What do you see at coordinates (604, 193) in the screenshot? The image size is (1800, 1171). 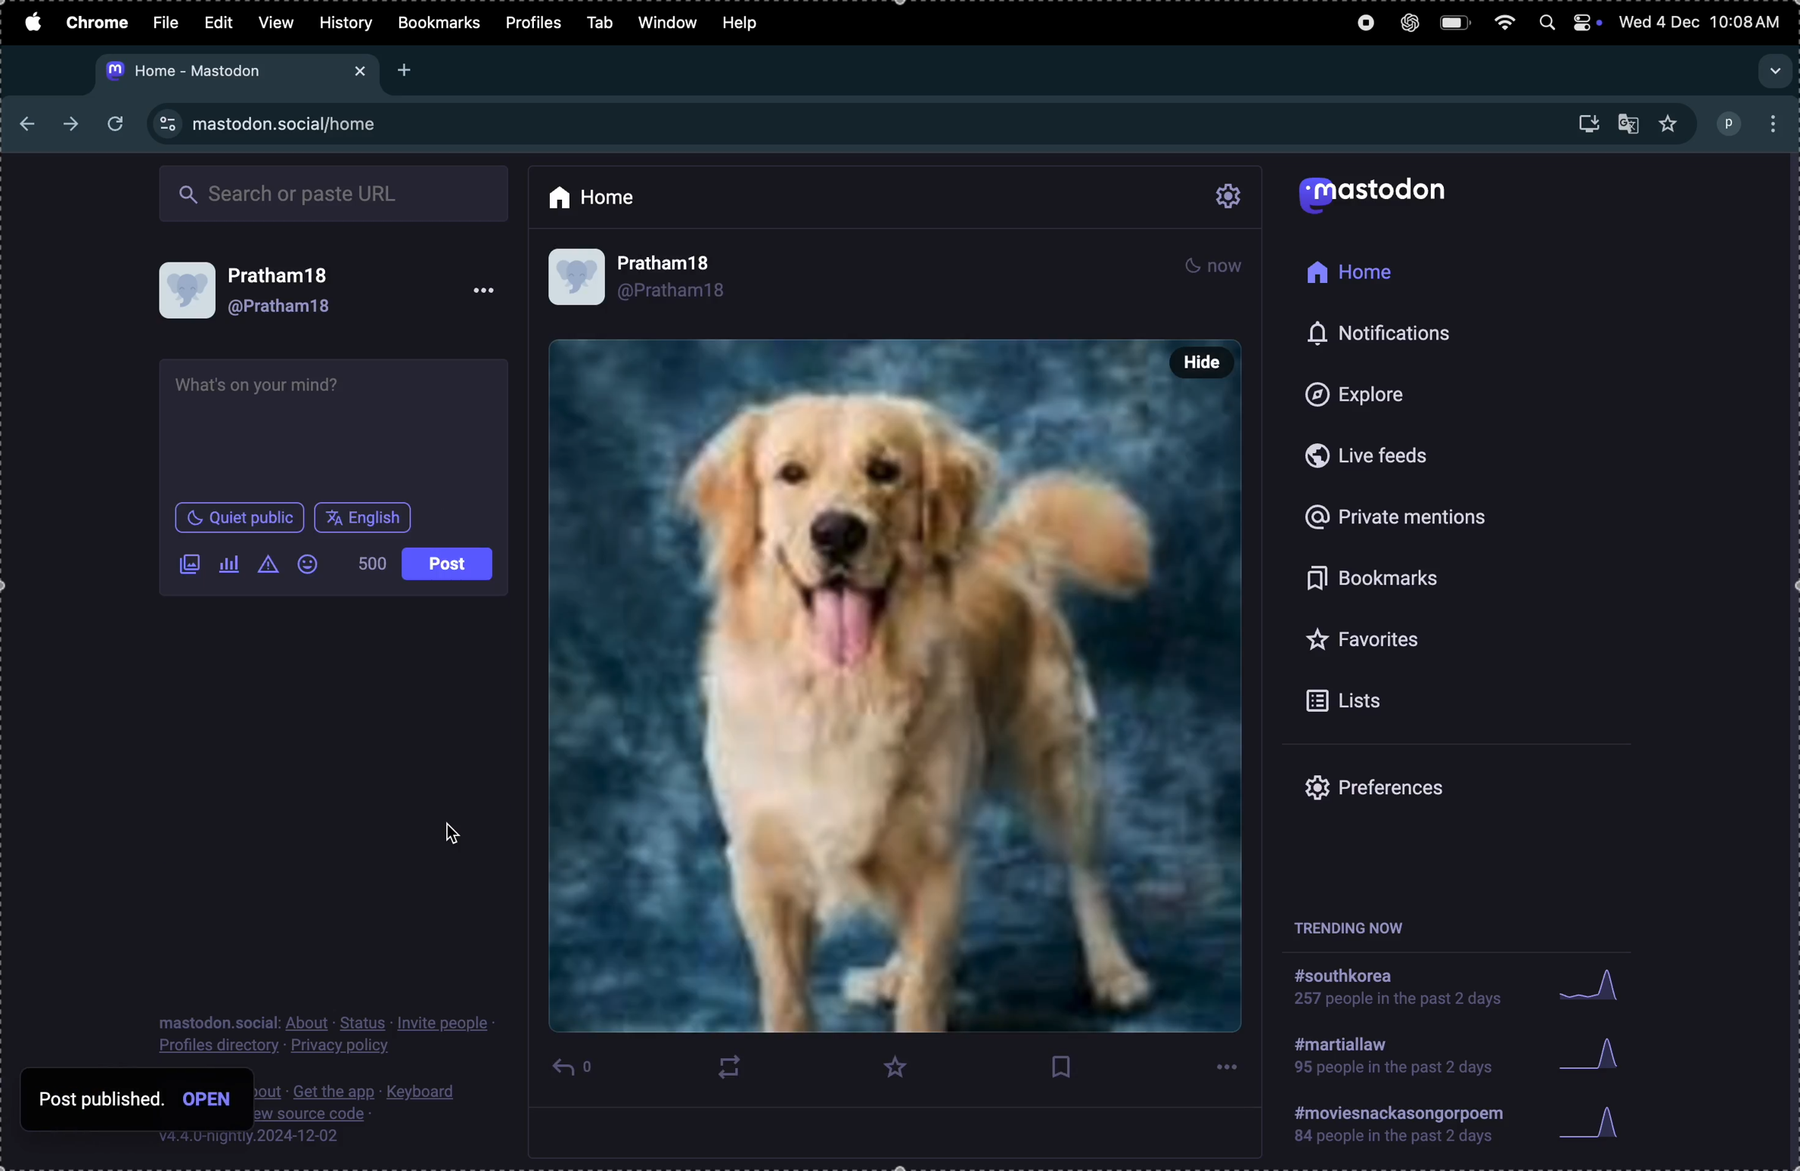 I see `Home` at bounding box center [604, 193].